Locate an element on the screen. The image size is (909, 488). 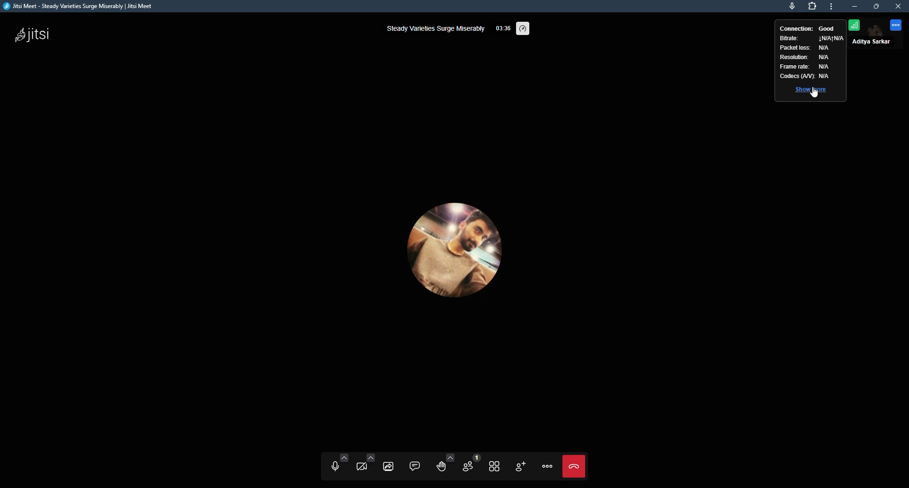
a is located at coordinates (829, 77).